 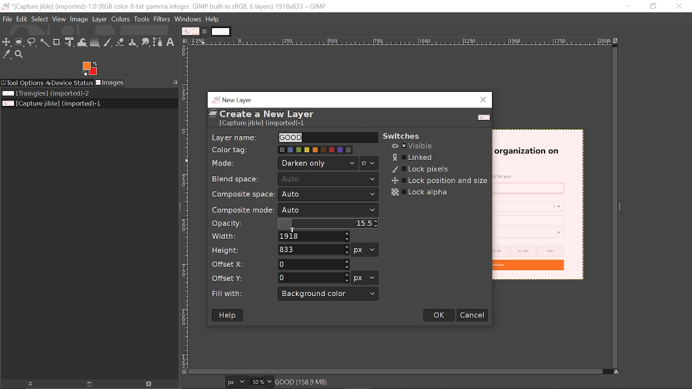 What do you see at coordinates (232, 294) in the screenshot?
I see `Fill with:` at bounding box center [232, 294].